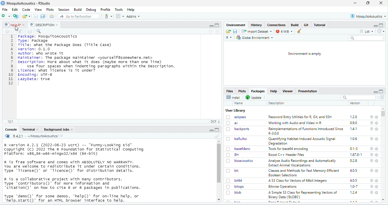 Image resolution: width=388 pixels, height=205 pixels. What do you see at coordinates (367, 31) in the screenshot?
I see `List` at bounding box center [367, 31].